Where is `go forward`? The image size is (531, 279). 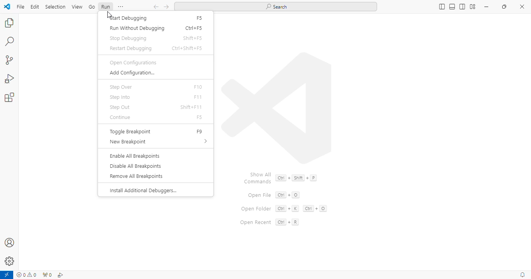
go forward is located at coordinates (166, 7).